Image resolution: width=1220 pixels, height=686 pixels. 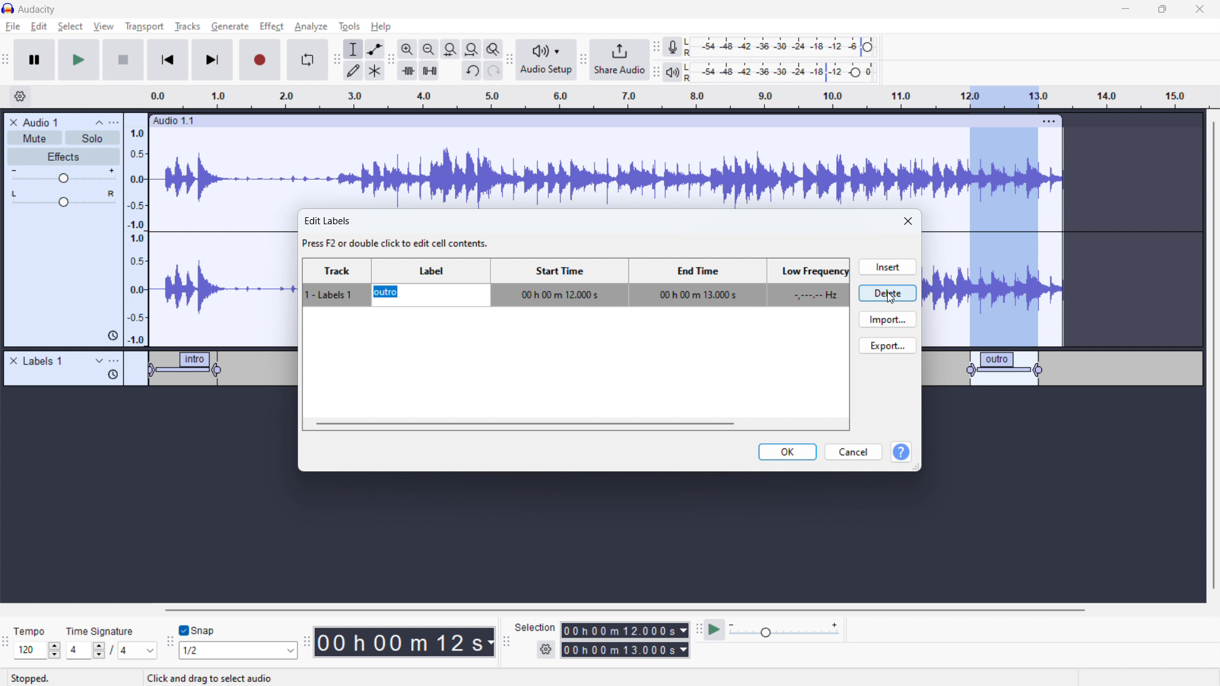 I want to click on record, so click(x=261, y=60).